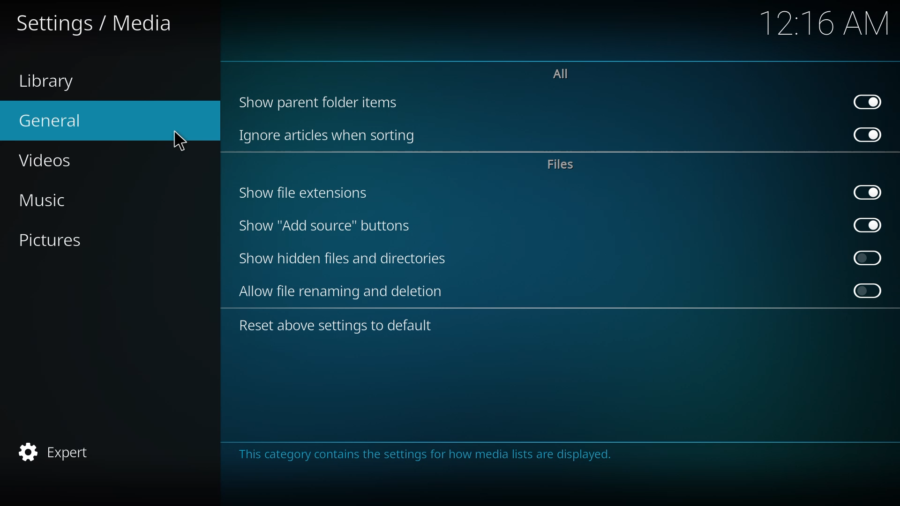 This screenshot has height=506, width=900. Describe the element at coordinates (426, 462) in the screenshot. I see `This category contains the settings for how media lists are displayed.` at that location.